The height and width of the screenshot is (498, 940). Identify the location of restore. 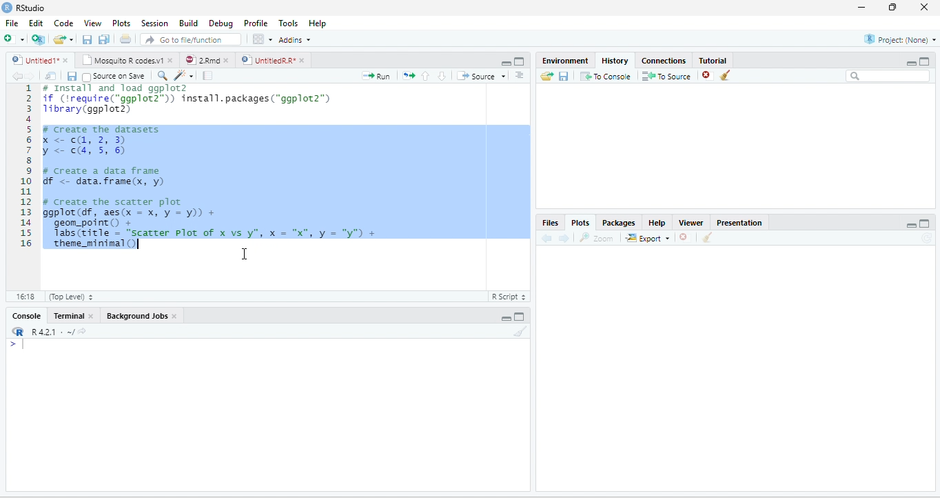
(894, 8).